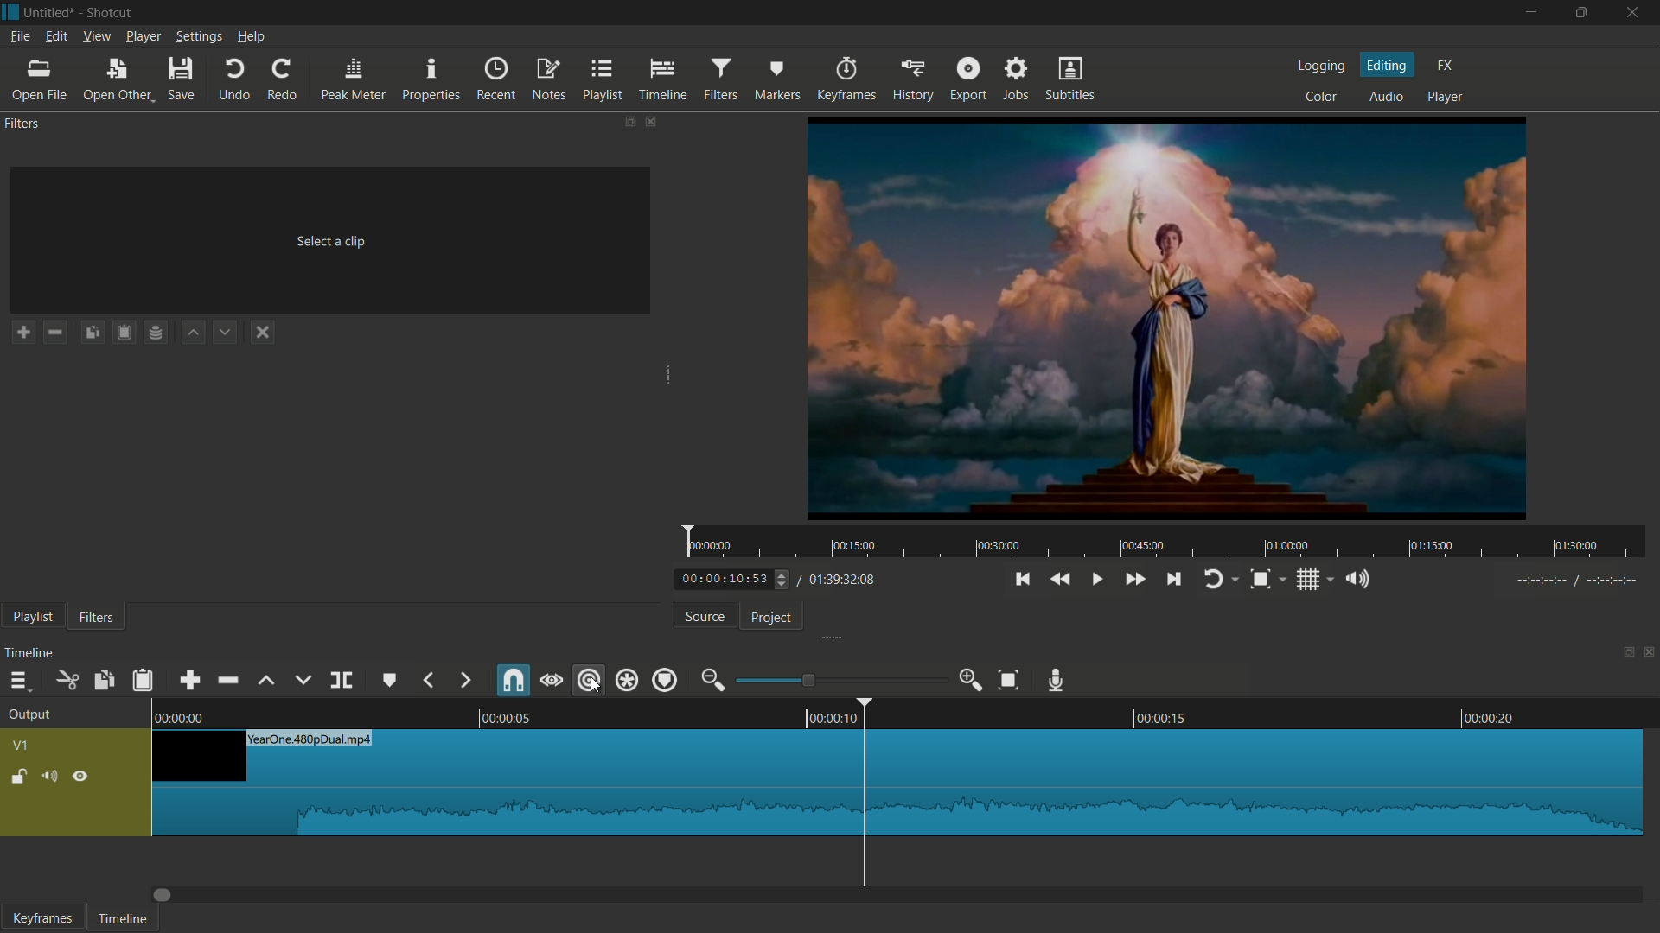 This screenshot has height=933, width=1660. What do you see at coordinates (40, 917) in the screenshot?
I see `keyframes` at bounding box center [40, 917].